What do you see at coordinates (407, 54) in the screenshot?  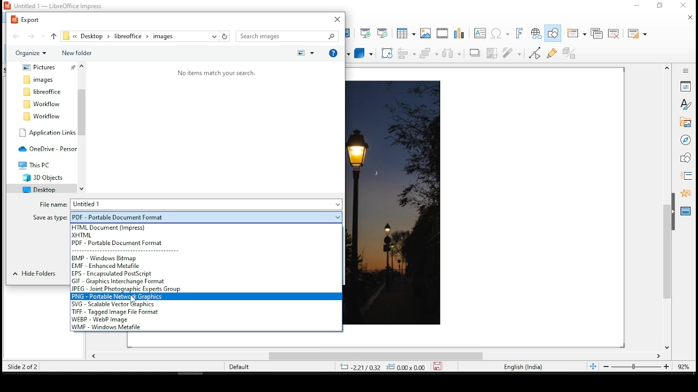 I see `align objects` at bounding box center [407, 54].